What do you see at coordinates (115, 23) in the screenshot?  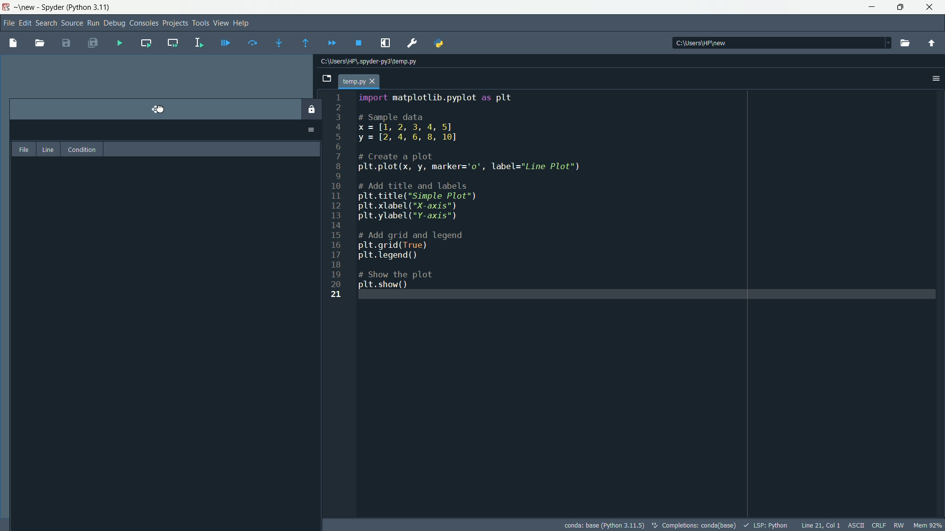 I see `debug menu` at bounding box center [115, 23].